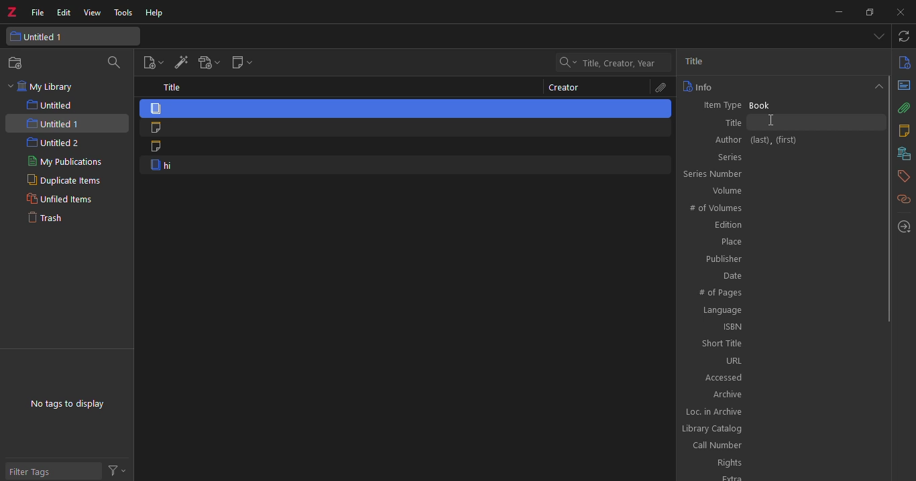  What do you see at coordinates (903, 131) in the screenshot?
I see `notes` at bounding box center [903, 131].